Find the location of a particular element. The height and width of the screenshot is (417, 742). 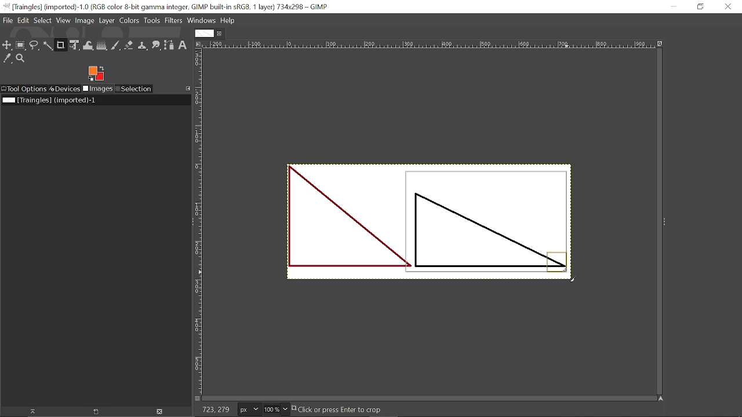

Raise this image display is located at coordinates (31, 411).